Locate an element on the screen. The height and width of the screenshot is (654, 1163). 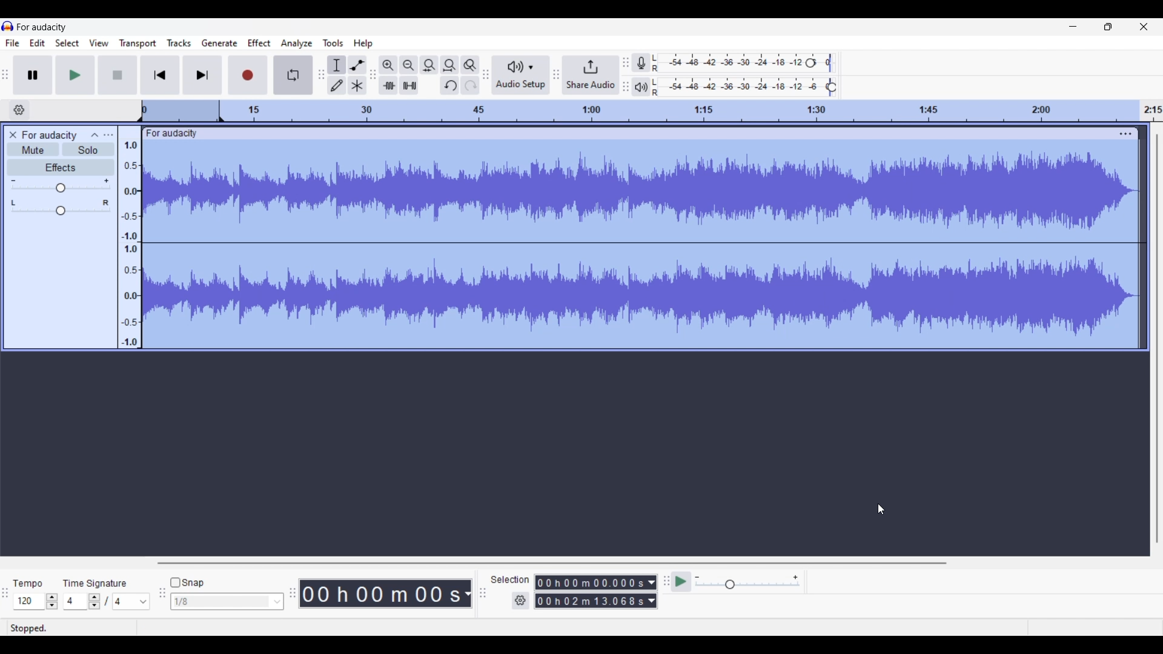
Effect menu is located at coordinates (259, 44).